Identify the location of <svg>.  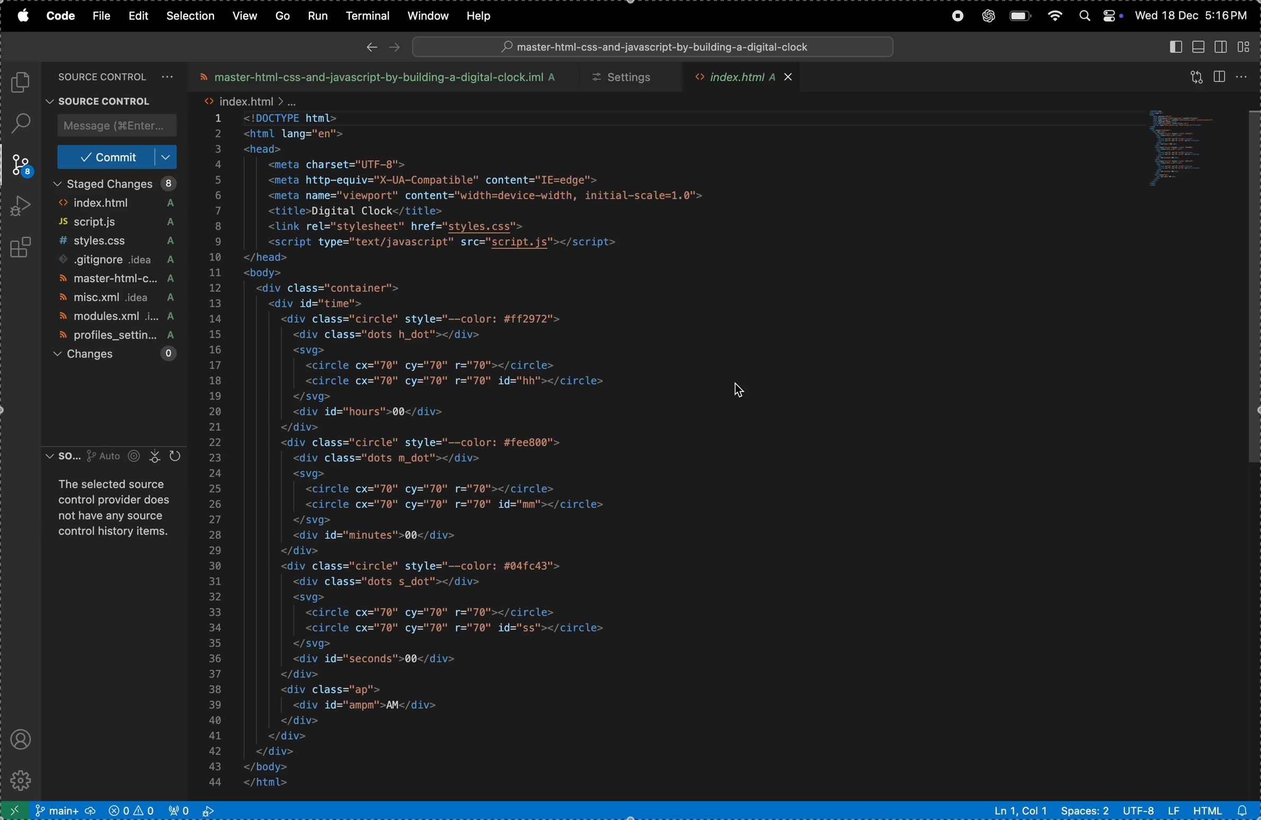
(315, 473).